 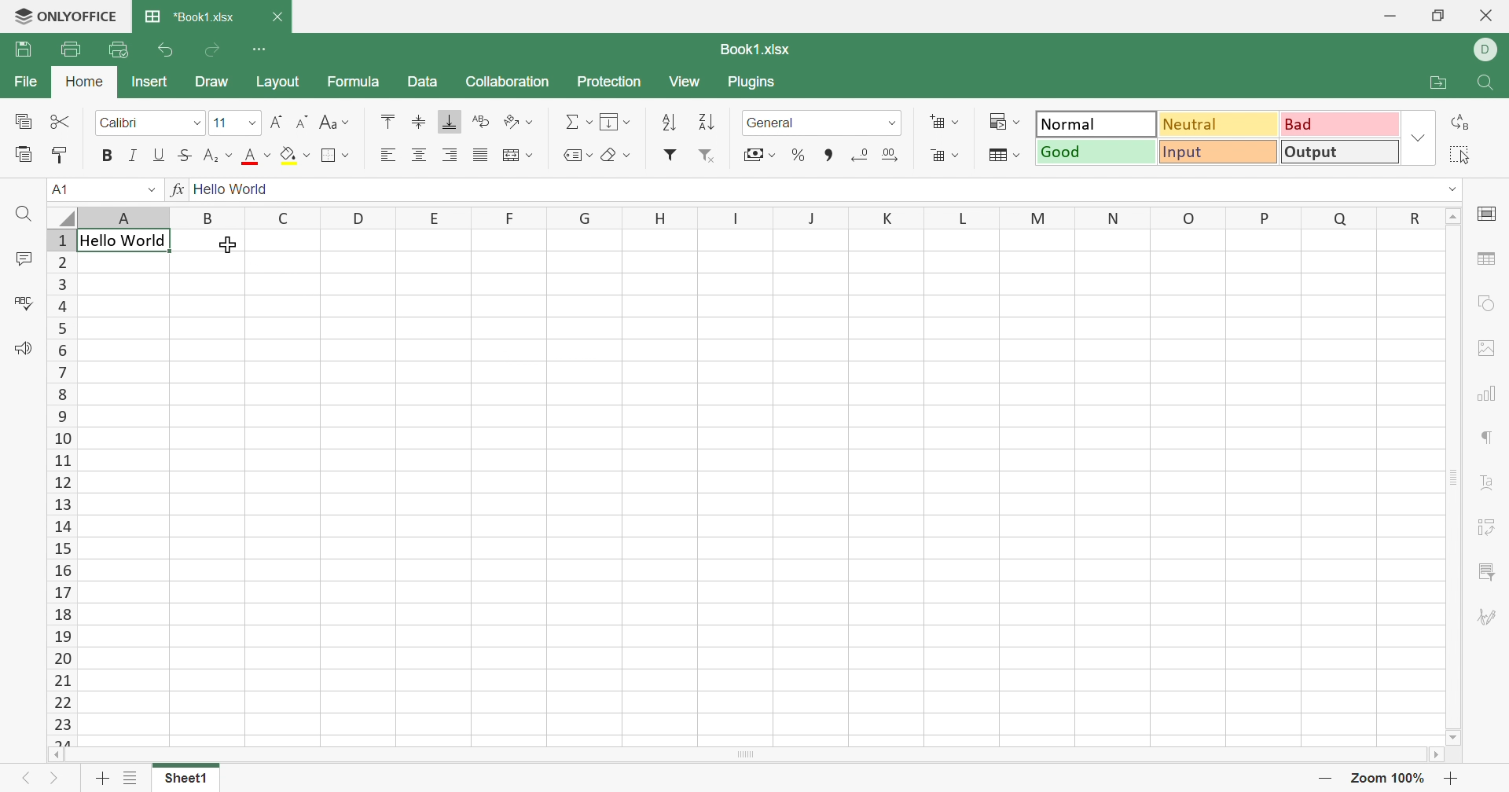 I want to click on Undo, so click(x=170, y=52).